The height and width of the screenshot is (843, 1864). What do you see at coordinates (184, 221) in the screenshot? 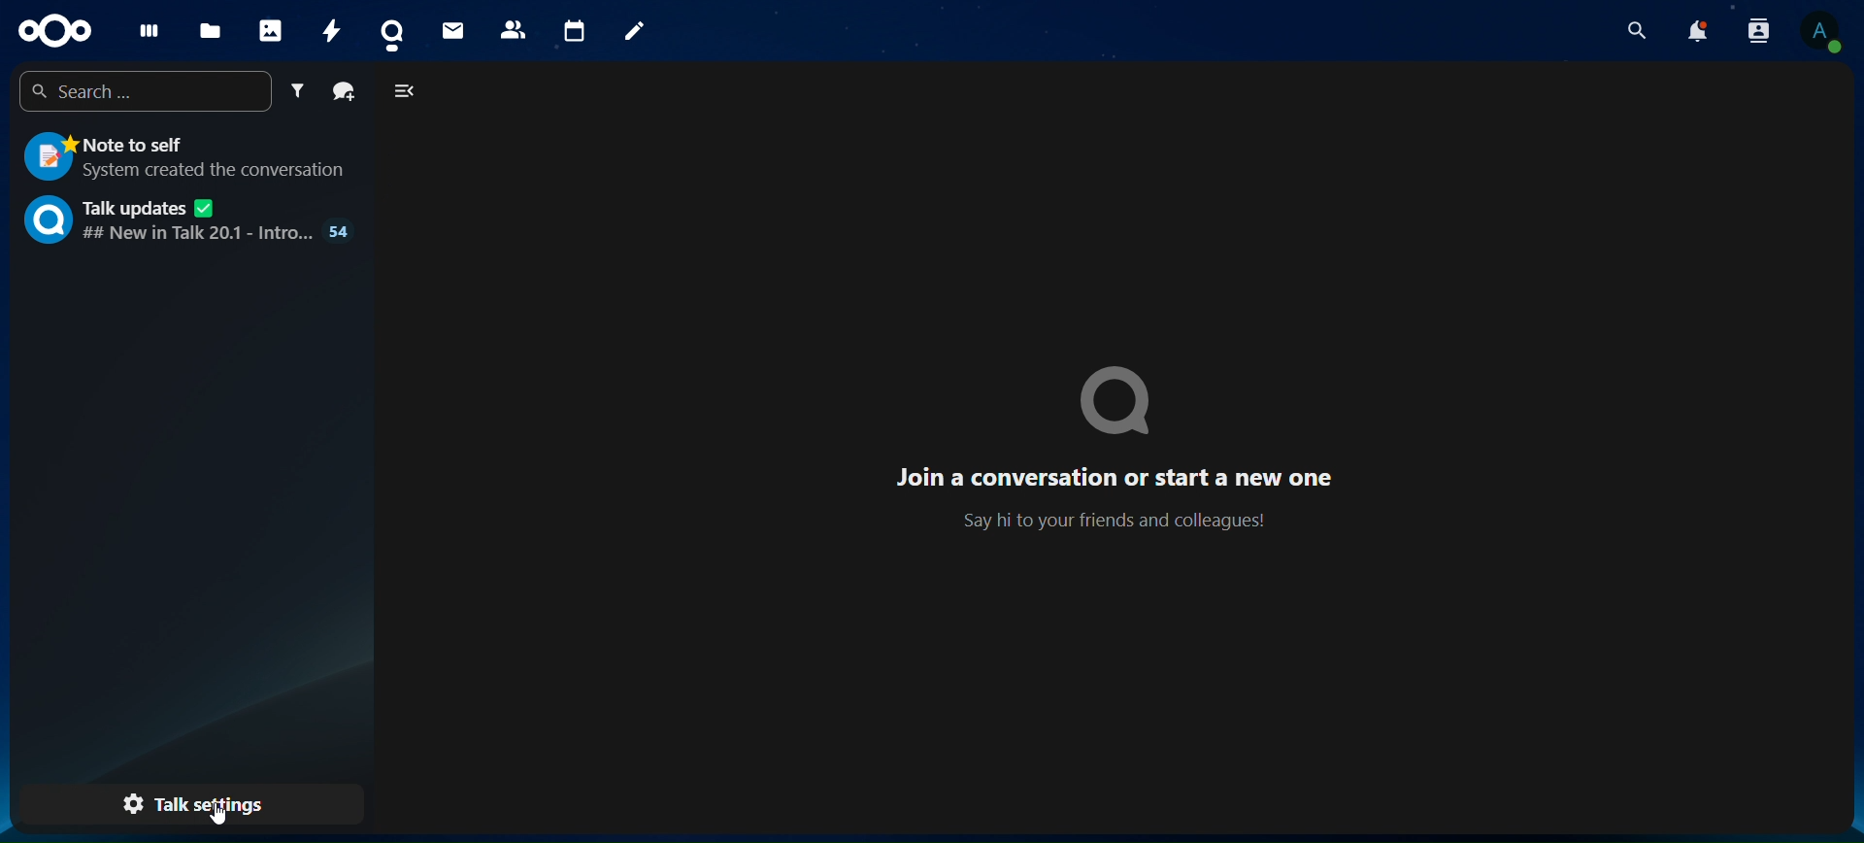
I see `talk updates` at bounding box center [184, 221].